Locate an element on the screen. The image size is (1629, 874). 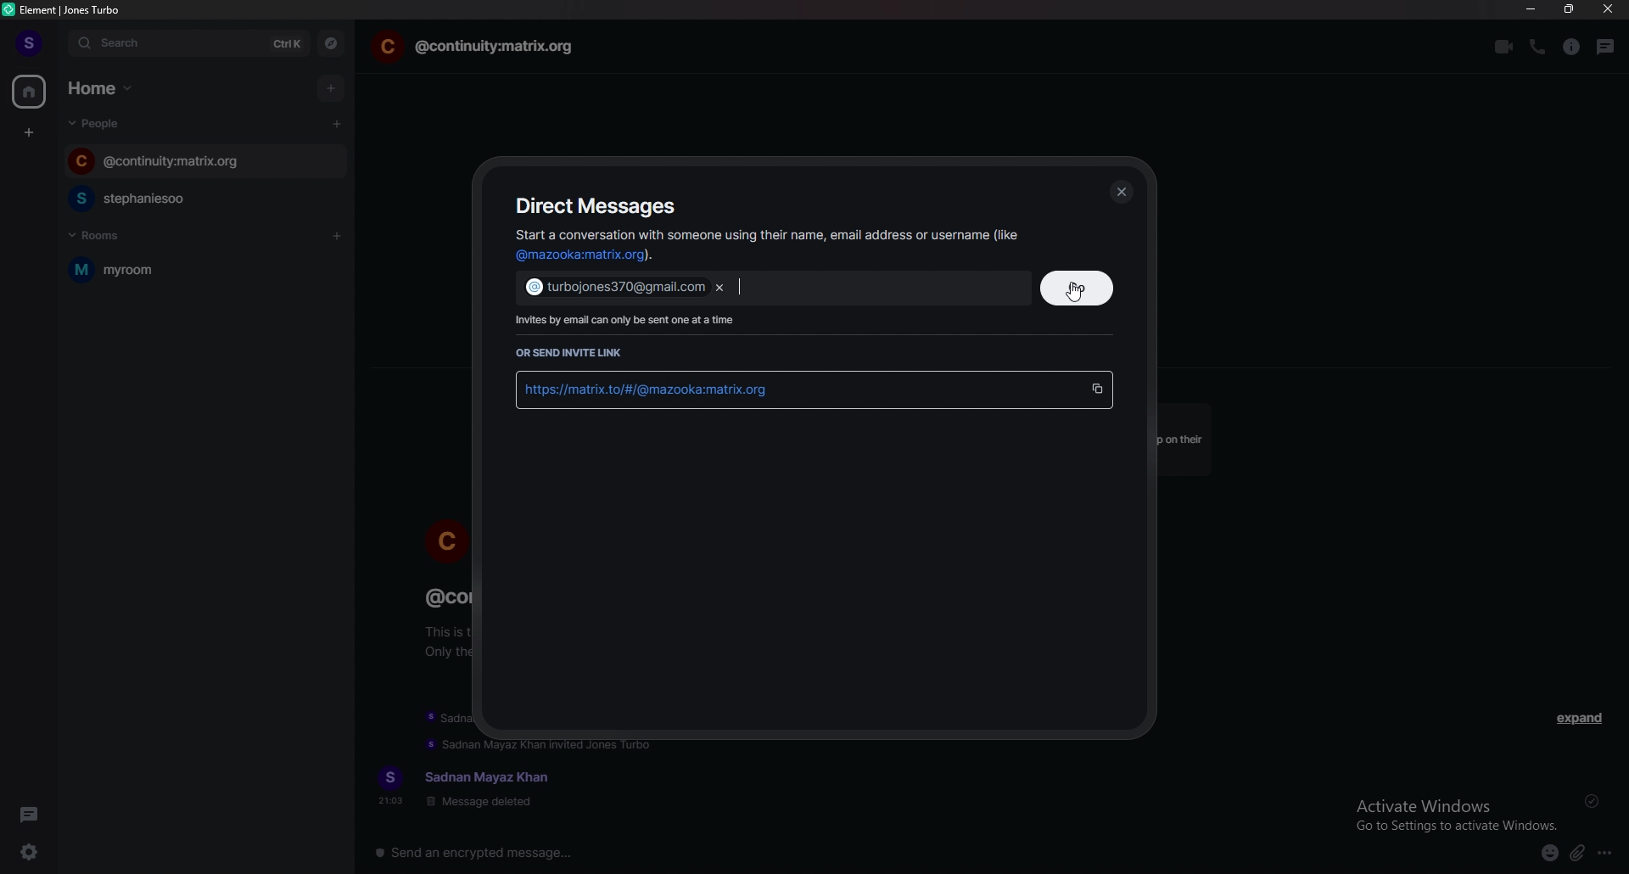
threads is located at coordinates (1606, 47).